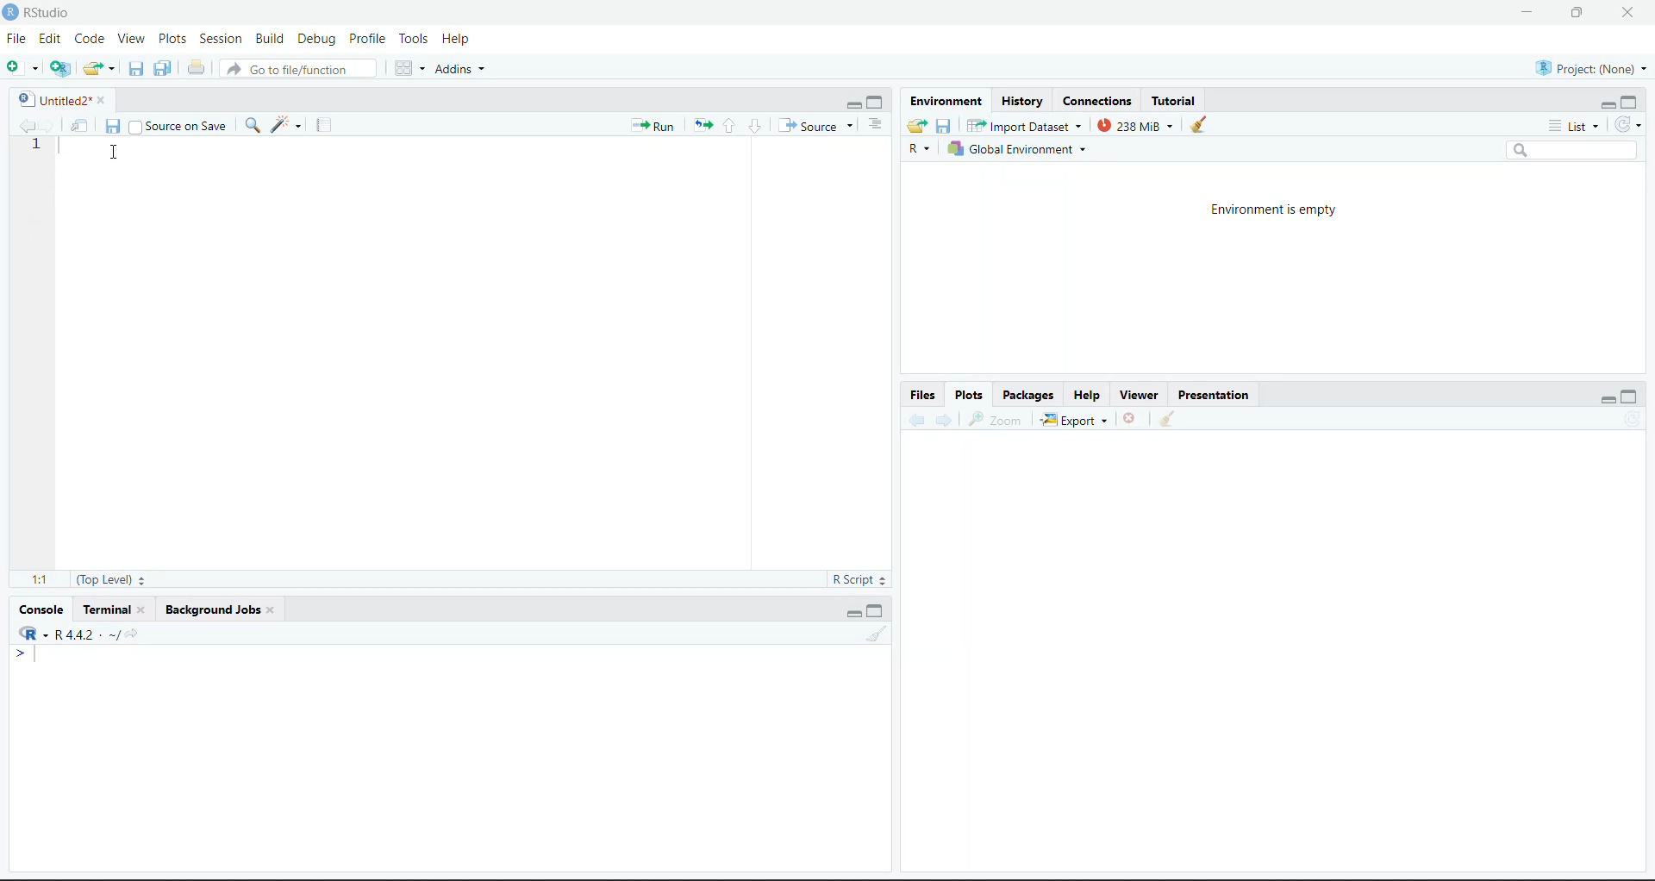 The width and height of the screenshot is (1655, 881). I want to click on List, so click(1575, 127).